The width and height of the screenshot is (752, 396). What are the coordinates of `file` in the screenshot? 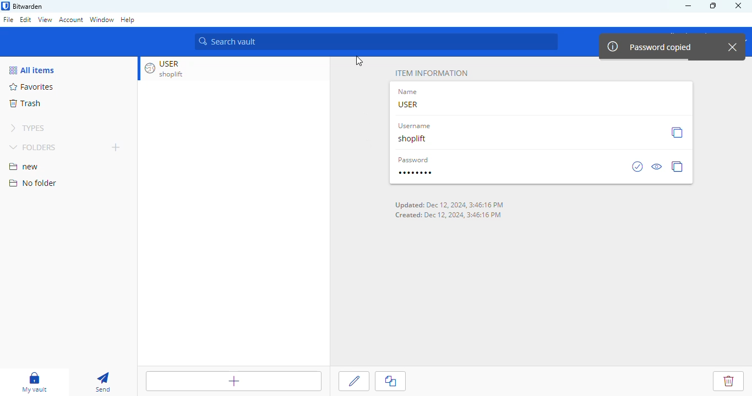 It's located at (8, 20).